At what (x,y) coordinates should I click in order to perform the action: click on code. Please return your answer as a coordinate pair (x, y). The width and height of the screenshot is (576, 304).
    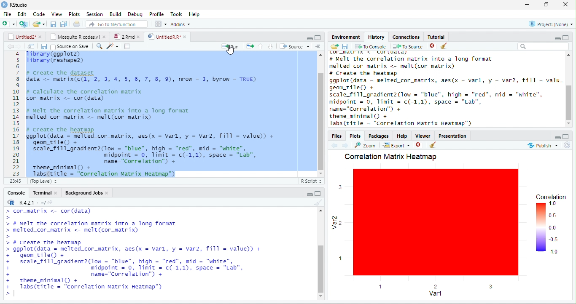
    Looking at the image, I should click on (39, 14).